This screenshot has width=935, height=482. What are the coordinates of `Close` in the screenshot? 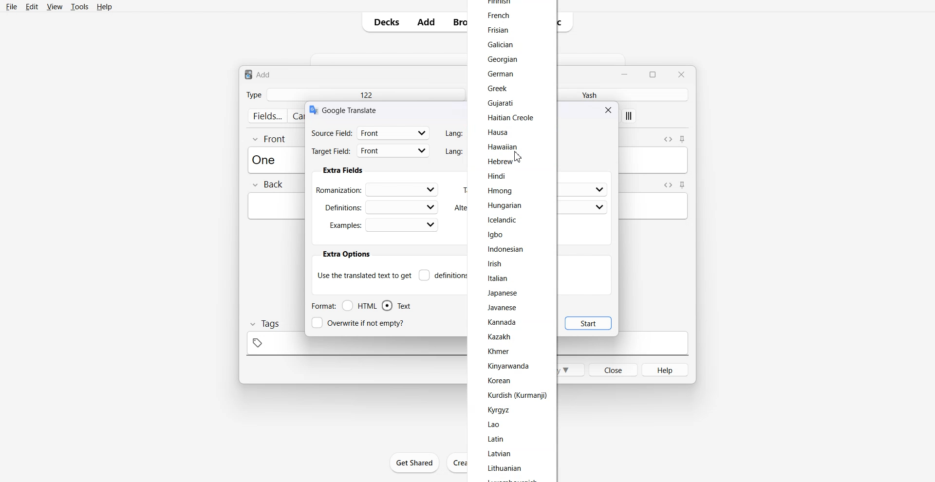 It's located at (681, 74).